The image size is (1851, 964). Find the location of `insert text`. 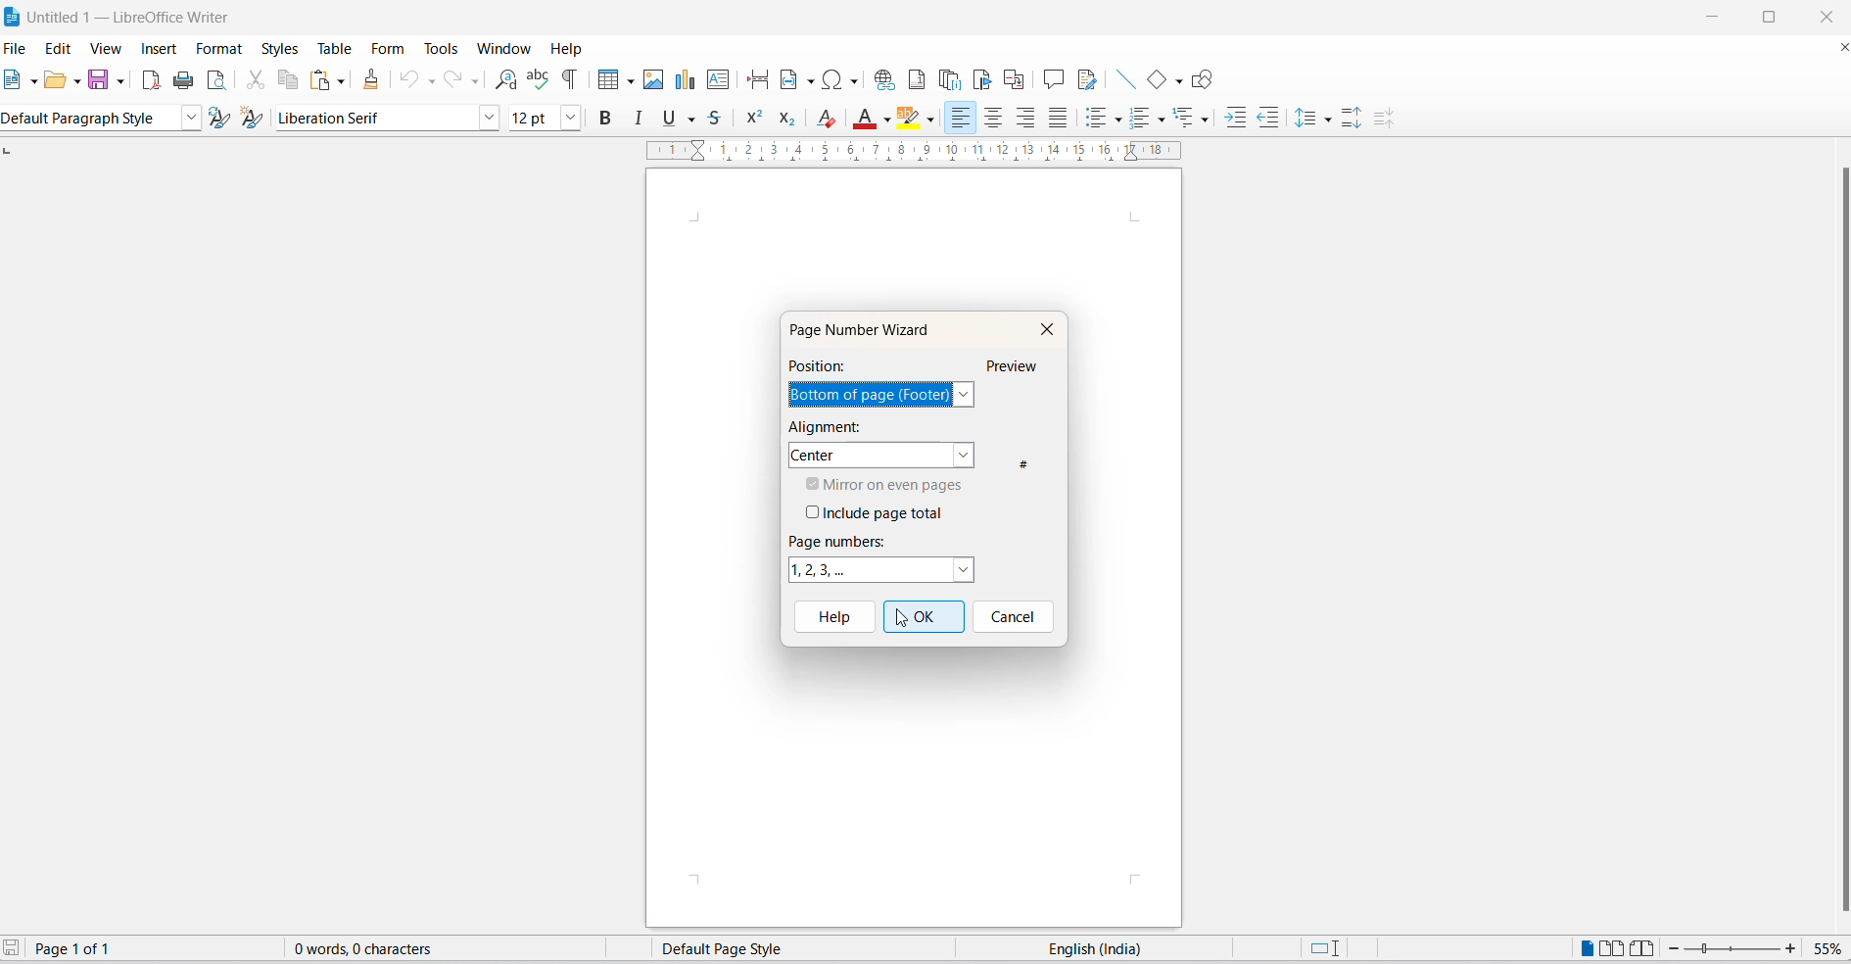

insert text is located at coordinates (720, 79).